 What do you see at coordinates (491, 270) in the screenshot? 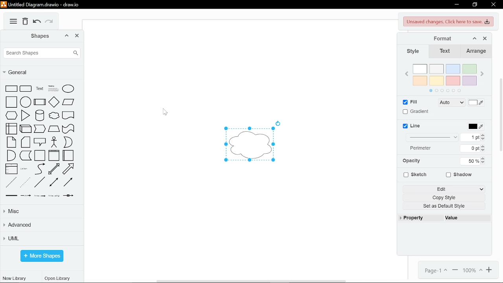
I see `zoom in` at bounding box center [491, 270].